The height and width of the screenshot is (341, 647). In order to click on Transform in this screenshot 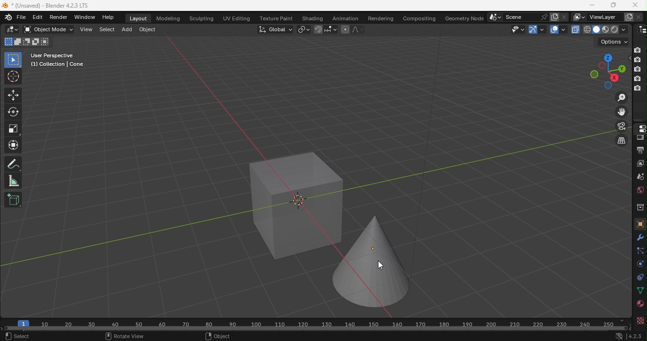, I will do `click(13, 146)`.